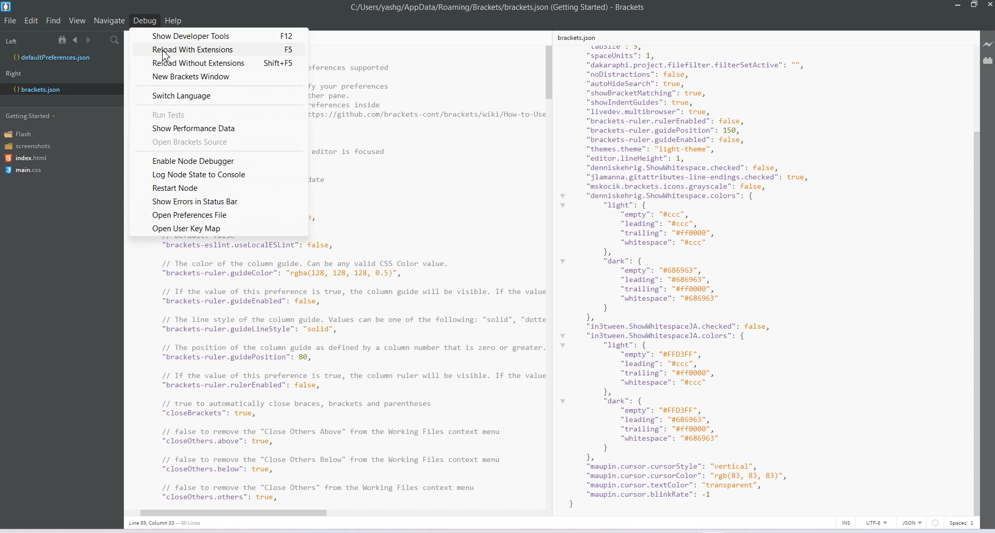 The image size is (995, 533). What do you see at coordinates (78, 20) in the screenshot?
I see `View` at bounding box center [78, 20].